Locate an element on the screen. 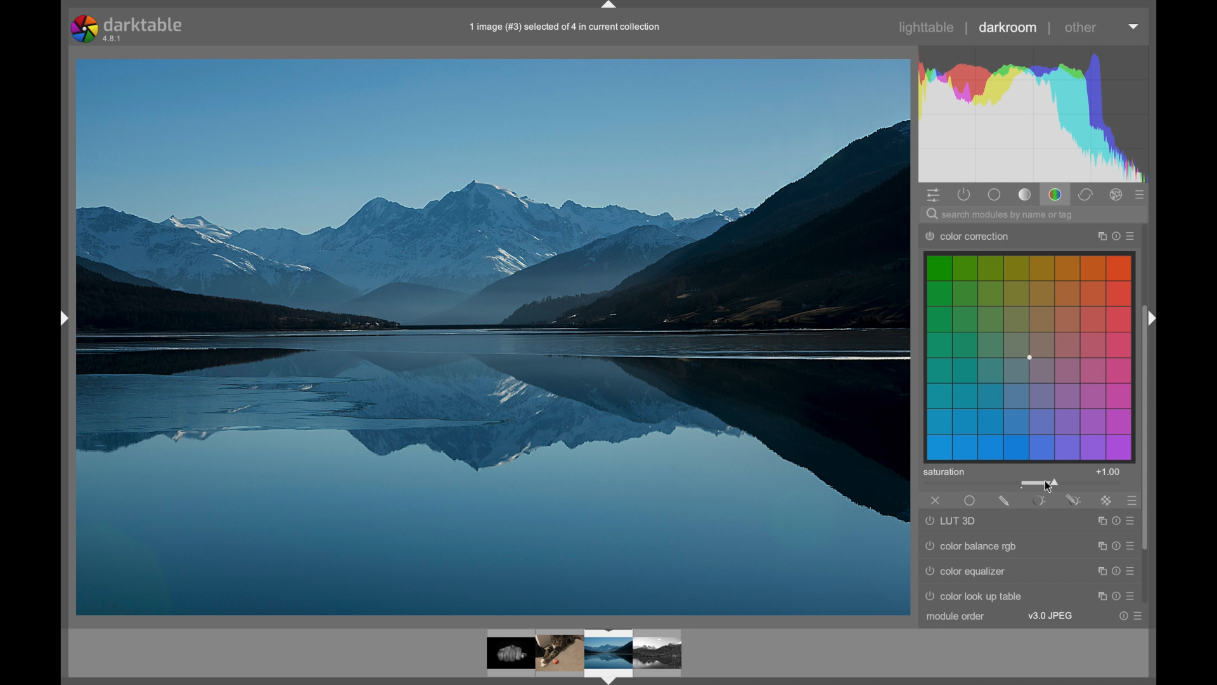 This screenshot has width=1217, height=685. image is located at coordinates (560, 652).